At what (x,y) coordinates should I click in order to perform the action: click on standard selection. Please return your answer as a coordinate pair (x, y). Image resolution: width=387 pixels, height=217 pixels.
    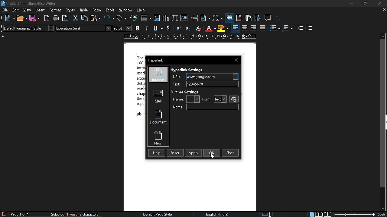
    Looking at the image, I should click on (266, 214).